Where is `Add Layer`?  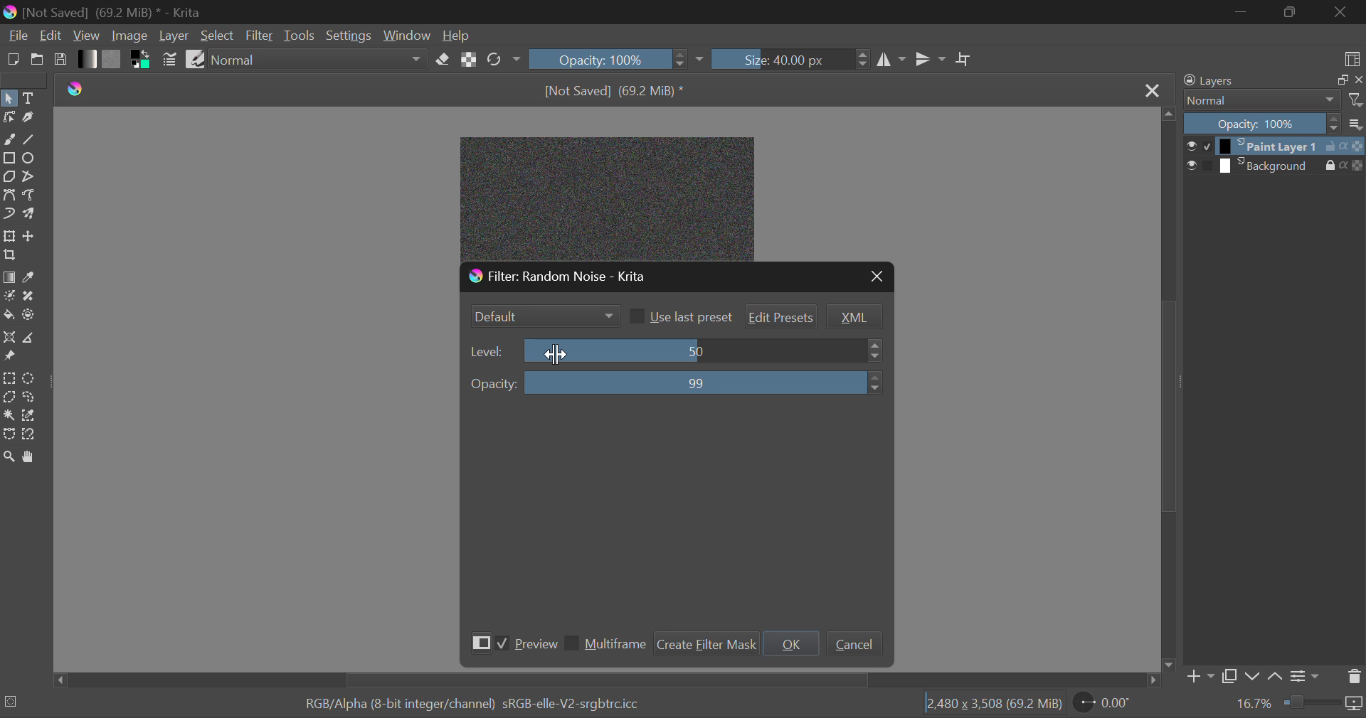
Add Layer is located at coordinates (1197, 677).